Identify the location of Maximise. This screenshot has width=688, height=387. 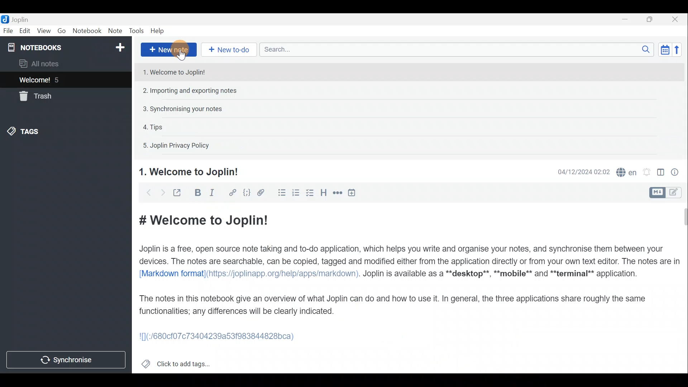
(650, 20).